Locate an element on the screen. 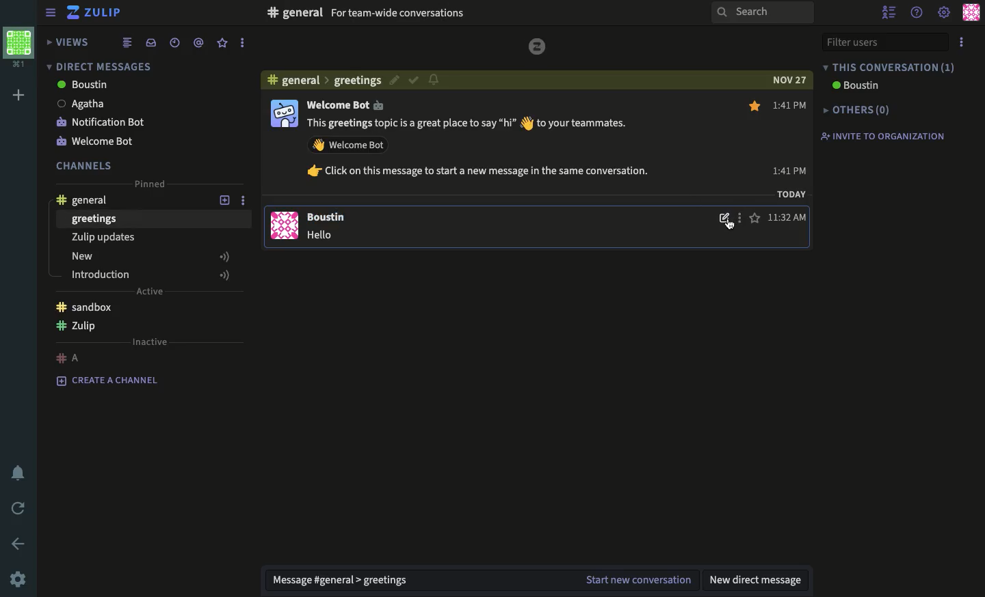 Image resolution: width=985 pixels, height=597 pixels. others is located at coordinates (858, 109).